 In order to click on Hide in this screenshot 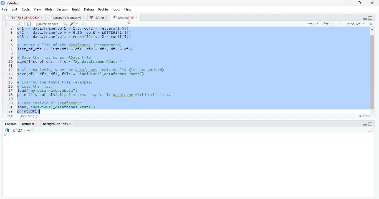, I will do `click(365, 124)`.